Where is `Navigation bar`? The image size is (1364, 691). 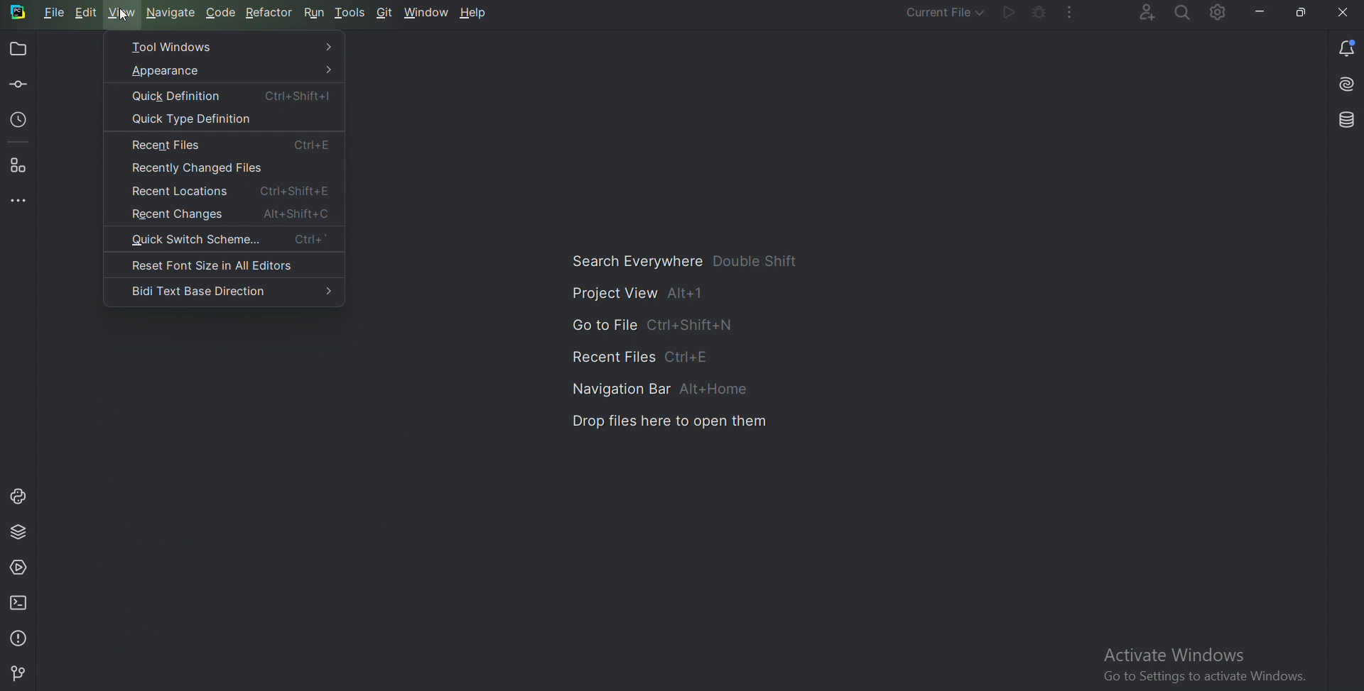 Navigation bar is located at coordinates (654, 386).